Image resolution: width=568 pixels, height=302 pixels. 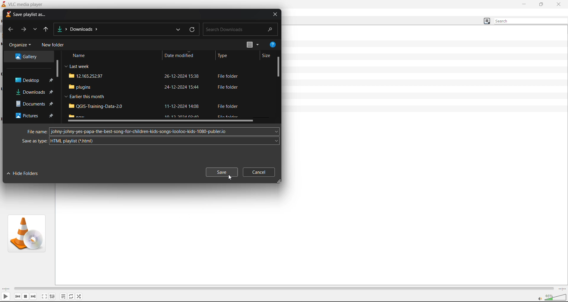 I want to click on current track time, so click(x=5, y=288).